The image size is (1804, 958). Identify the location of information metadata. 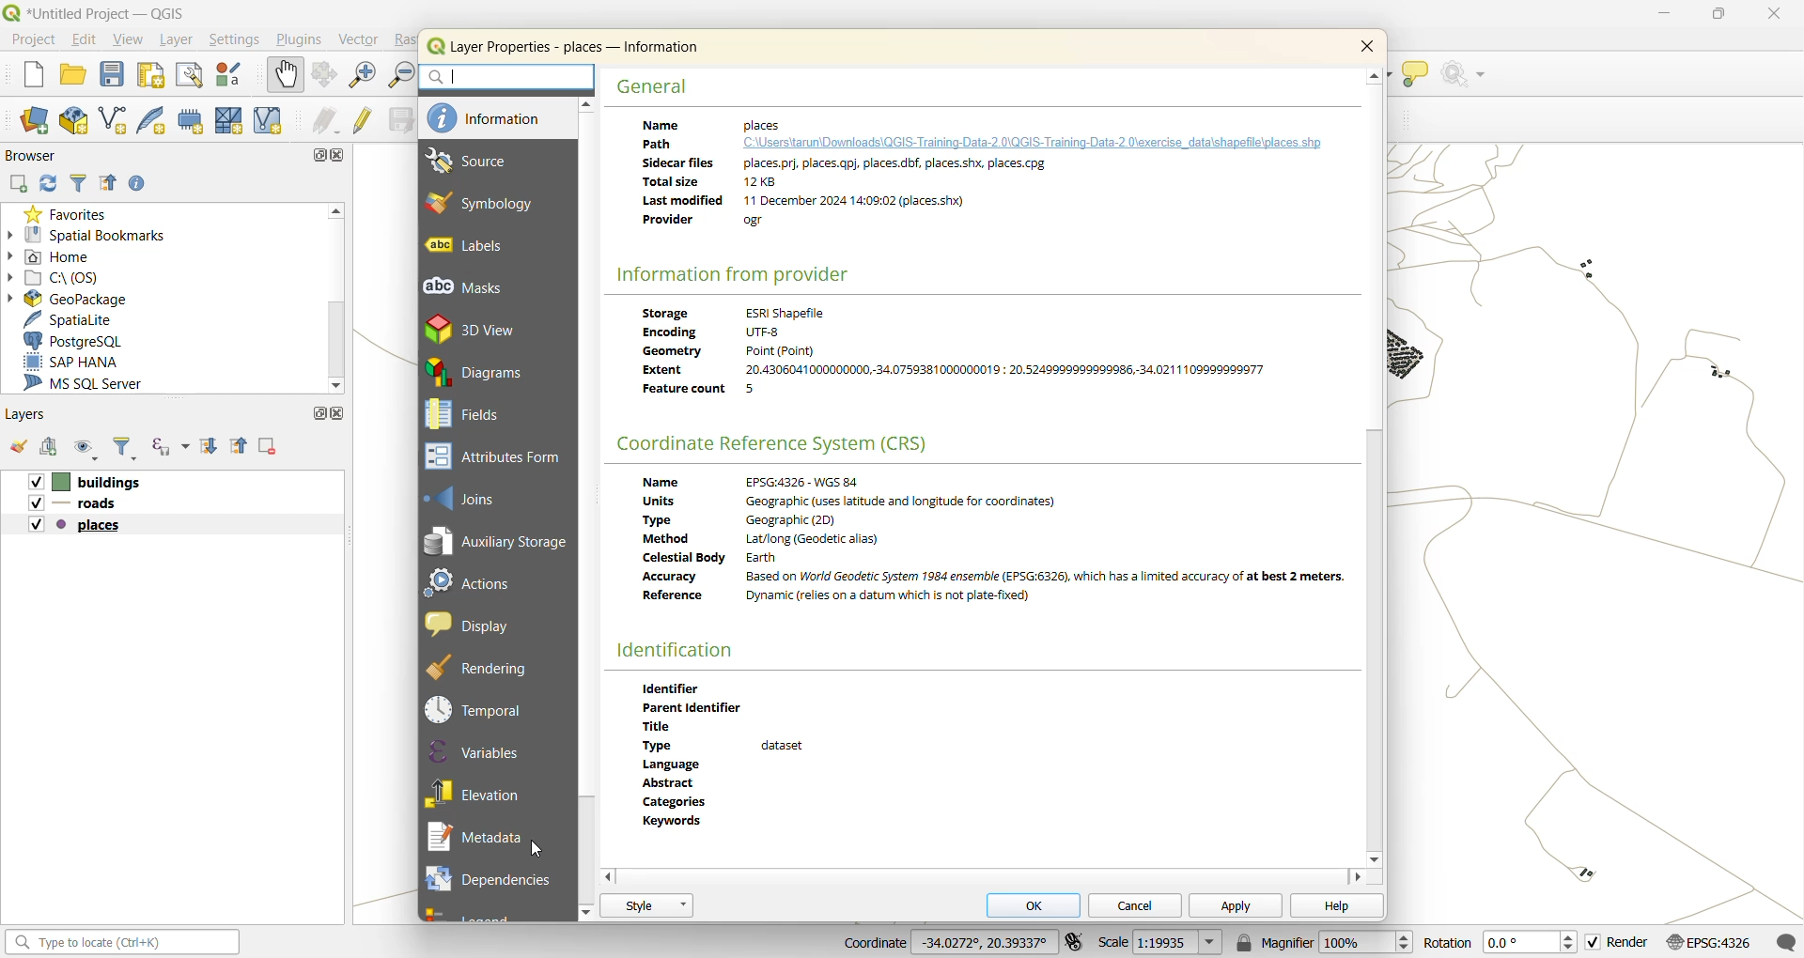
(962, 357).